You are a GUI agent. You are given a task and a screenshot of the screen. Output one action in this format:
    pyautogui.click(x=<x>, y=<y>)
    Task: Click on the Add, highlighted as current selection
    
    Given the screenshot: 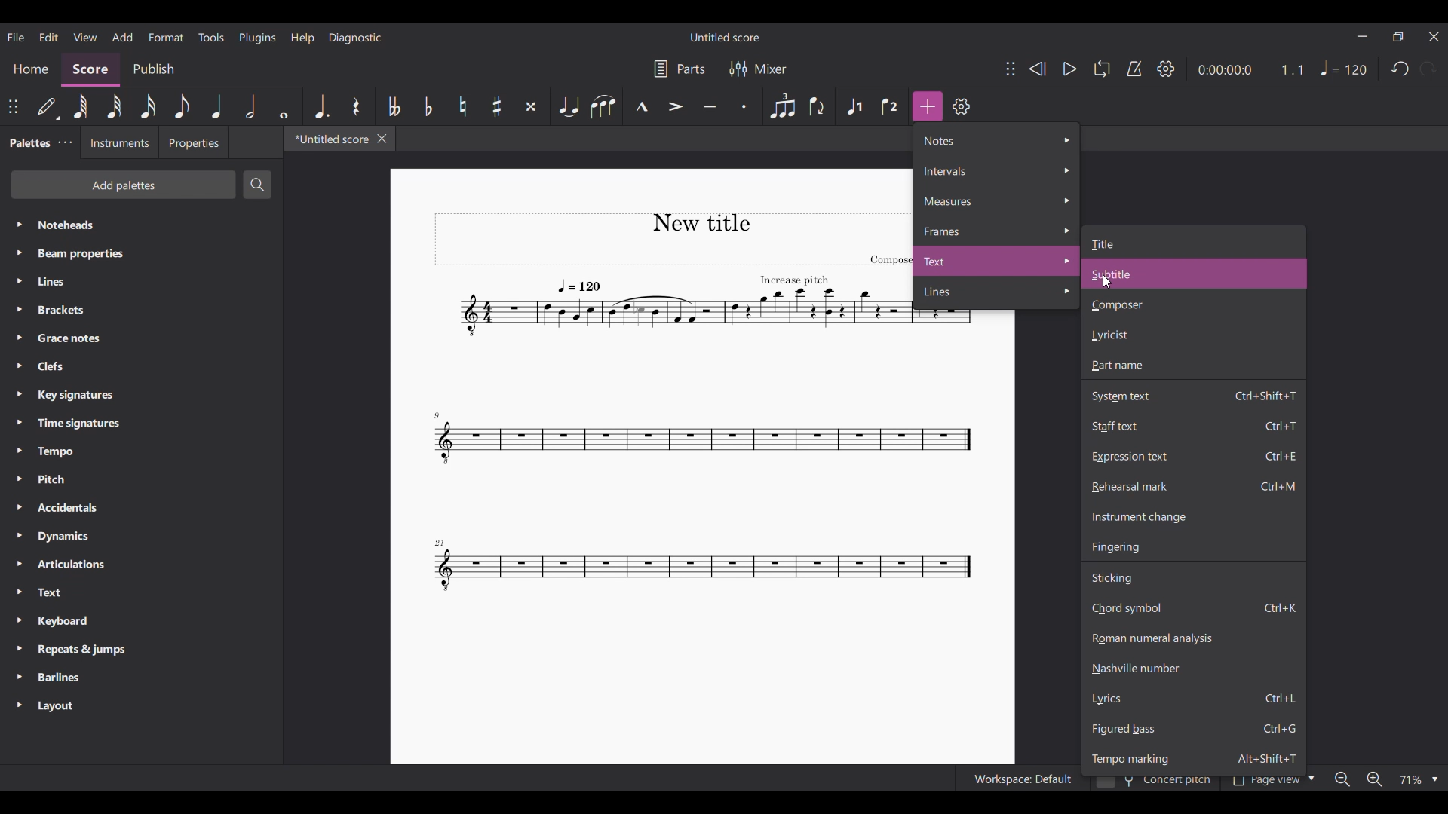 What is the action you would take?
    pyautogui.click(x=928, y=106)
    